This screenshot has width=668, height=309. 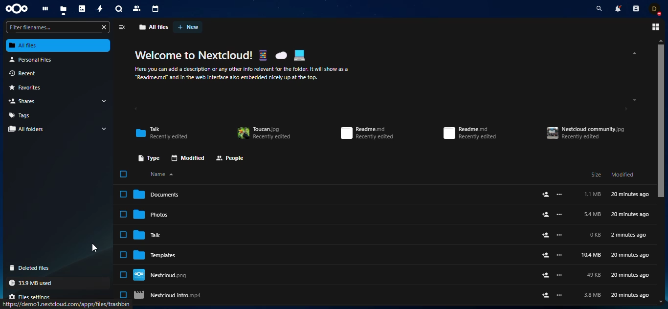 I want to click on Welcome to Nextcloud! Here you can add a description or any other info relevant for the folder, it will show as a "readme.md" and in the web interface also embedded nicely at the top, so click(x=247, y=66).